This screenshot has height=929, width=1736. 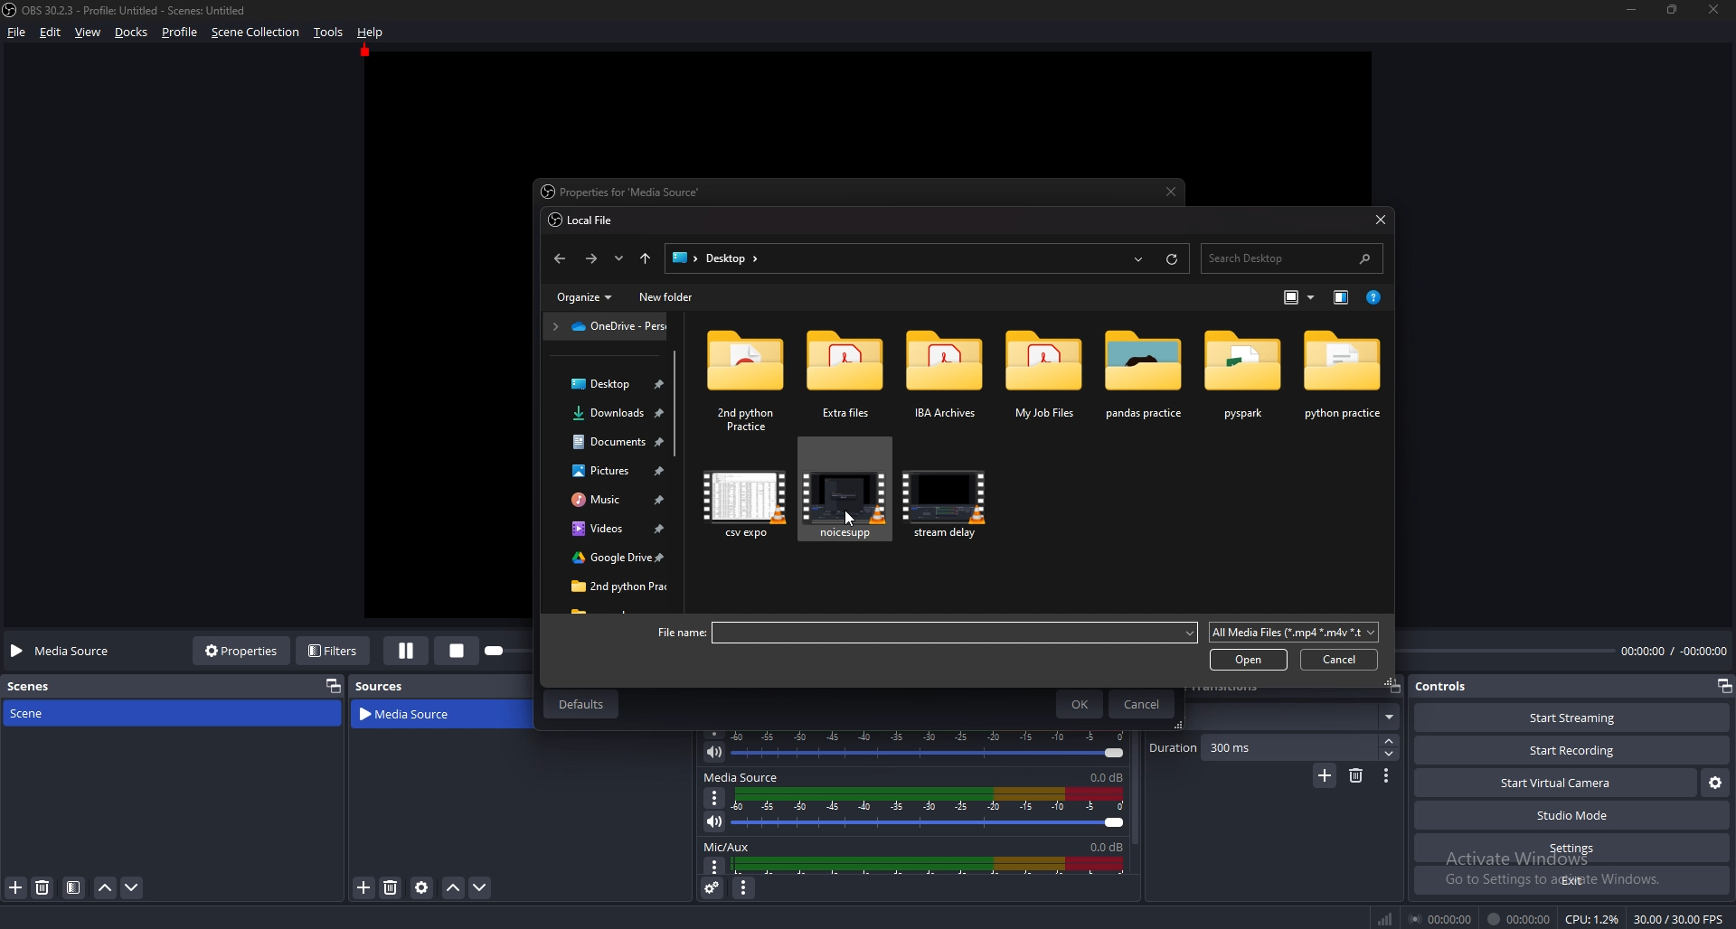 What do you see at coordinates (666, 298) in the screenshot?
I see `New folder` at bounding box center [666, 298].